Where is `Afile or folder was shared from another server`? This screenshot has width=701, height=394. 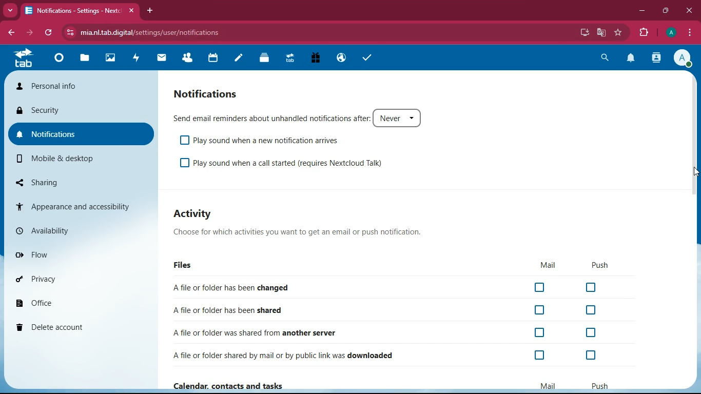
Afile or folder was shared from another server is located at coordinates (254, 332).